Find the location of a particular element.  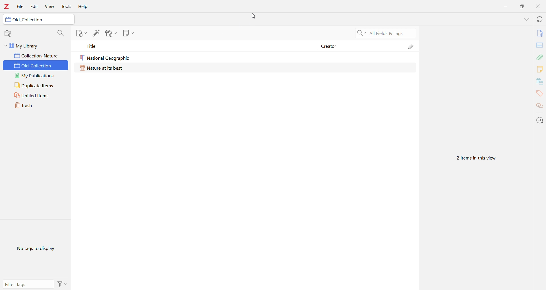

Nature at its best is located at coordinates (105, 68).